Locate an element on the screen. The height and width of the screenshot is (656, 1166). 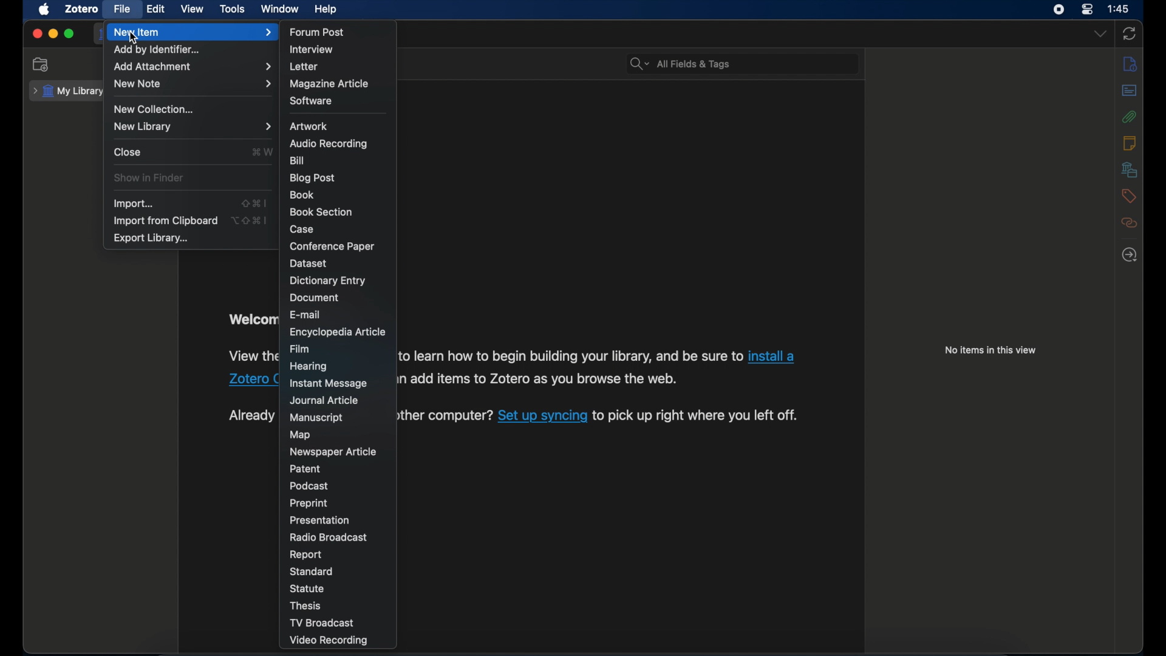
add by identifier is located at coordinates (157, 50).